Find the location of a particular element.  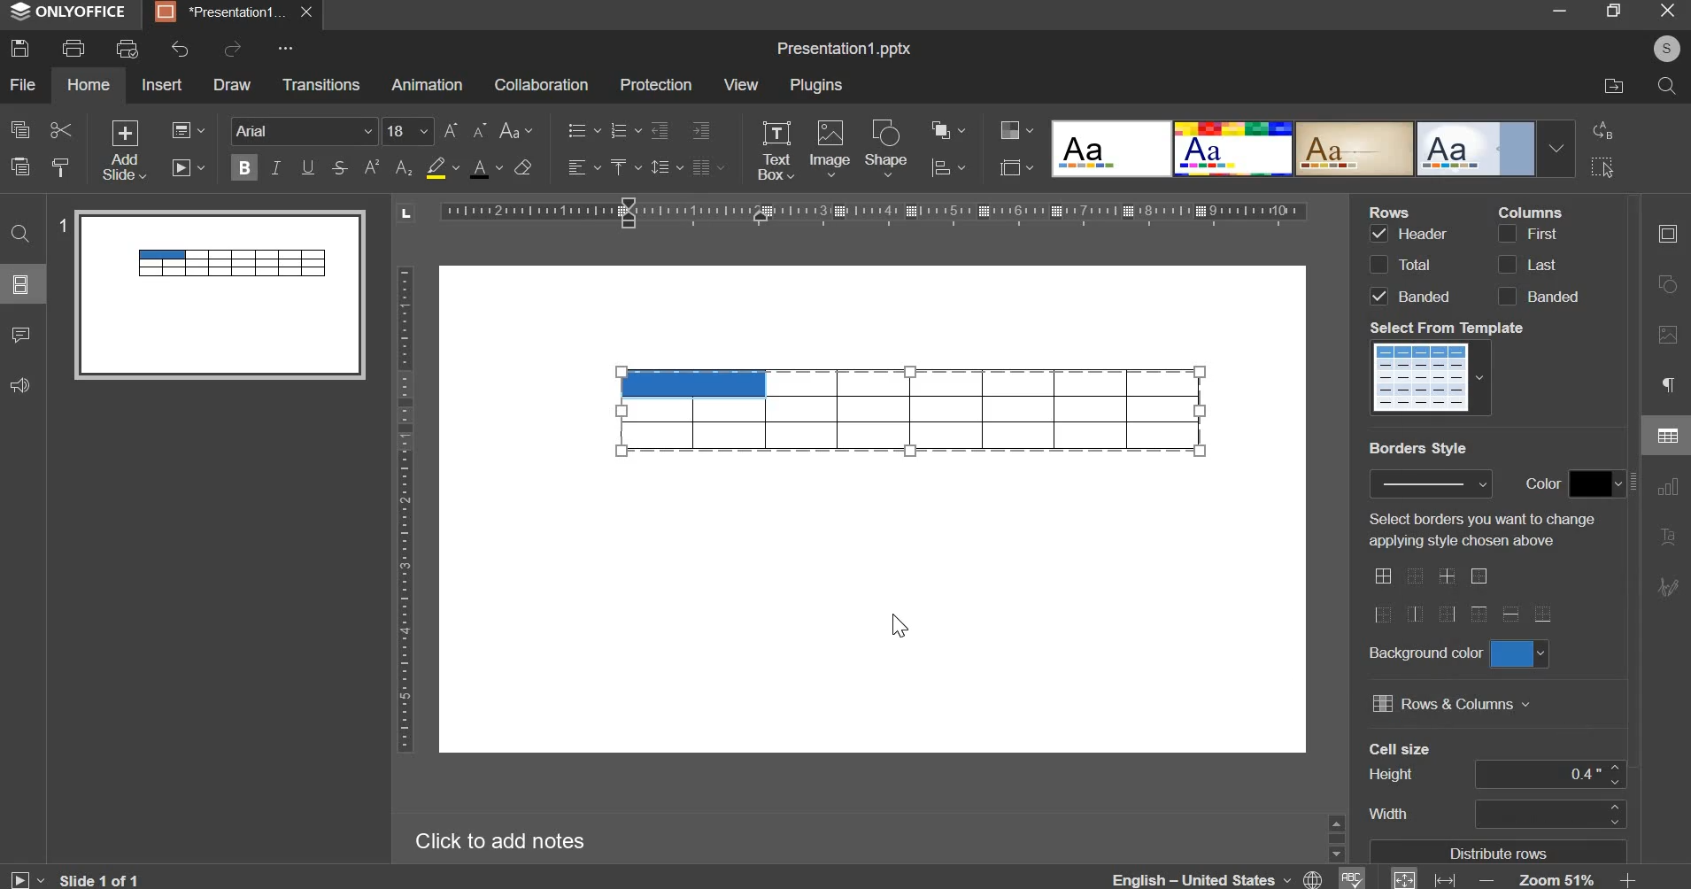

chart settings is located at coordinates (948, 167).